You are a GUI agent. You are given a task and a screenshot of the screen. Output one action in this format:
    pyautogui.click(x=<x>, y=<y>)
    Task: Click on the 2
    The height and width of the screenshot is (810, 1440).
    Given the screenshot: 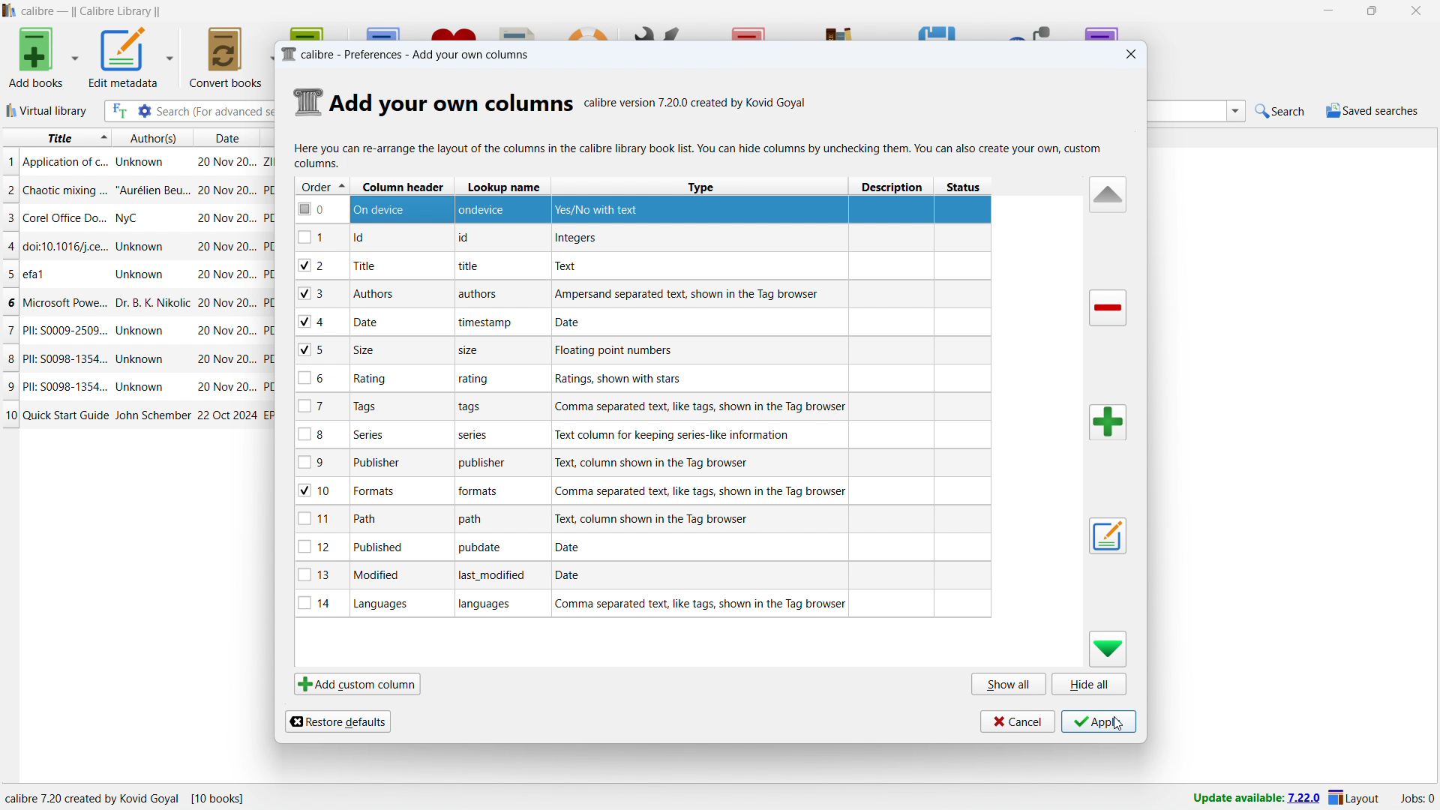 What is the action you would take?
    pyautogui.click(x=9, y=189)
    